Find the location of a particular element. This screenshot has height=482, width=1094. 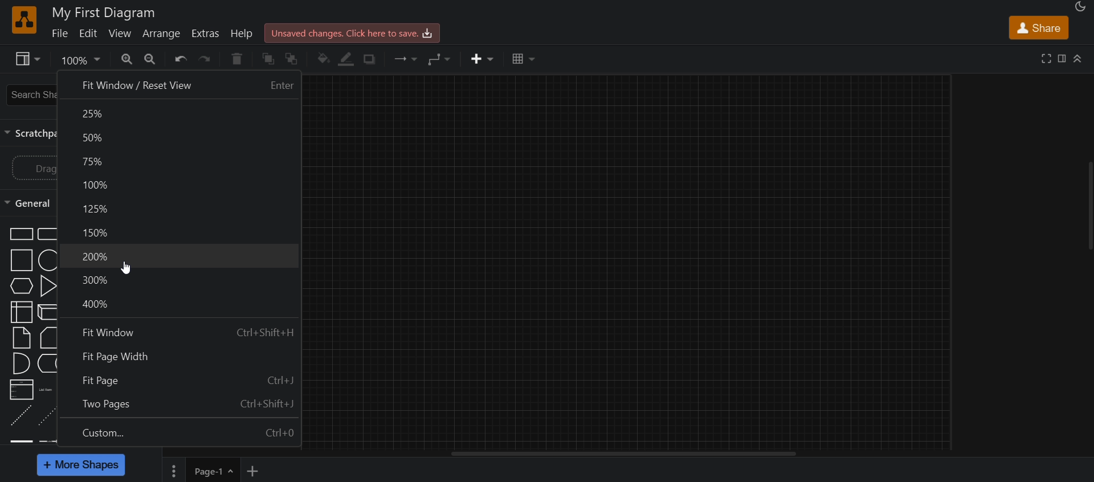

zoom out is located at coordinates (154, 60).